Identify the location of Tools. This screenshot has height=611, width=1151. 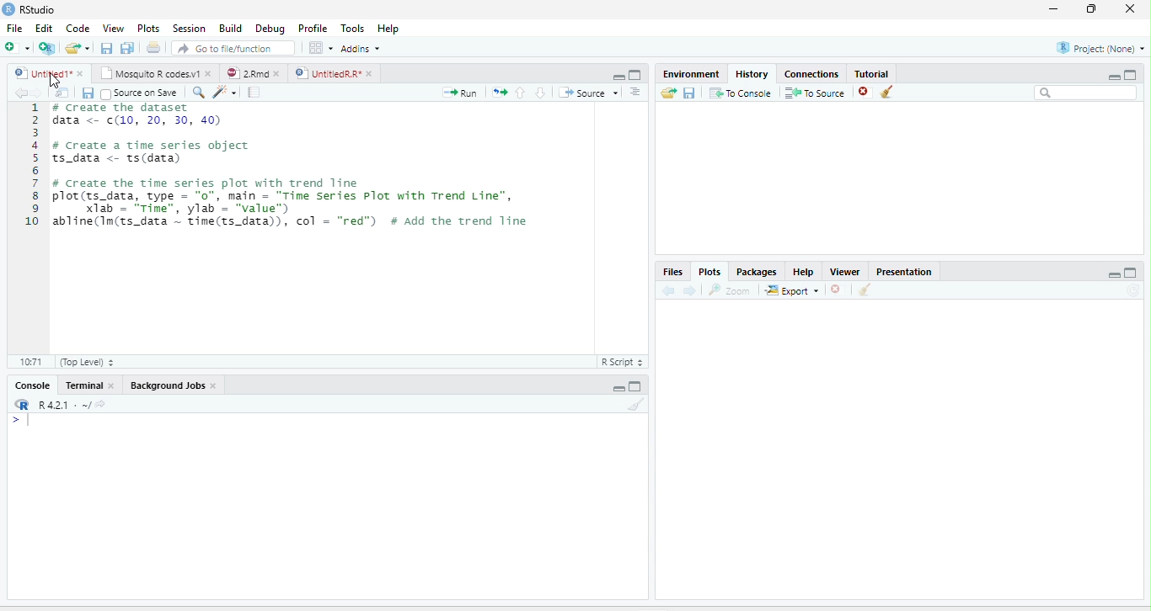
(351, 28).